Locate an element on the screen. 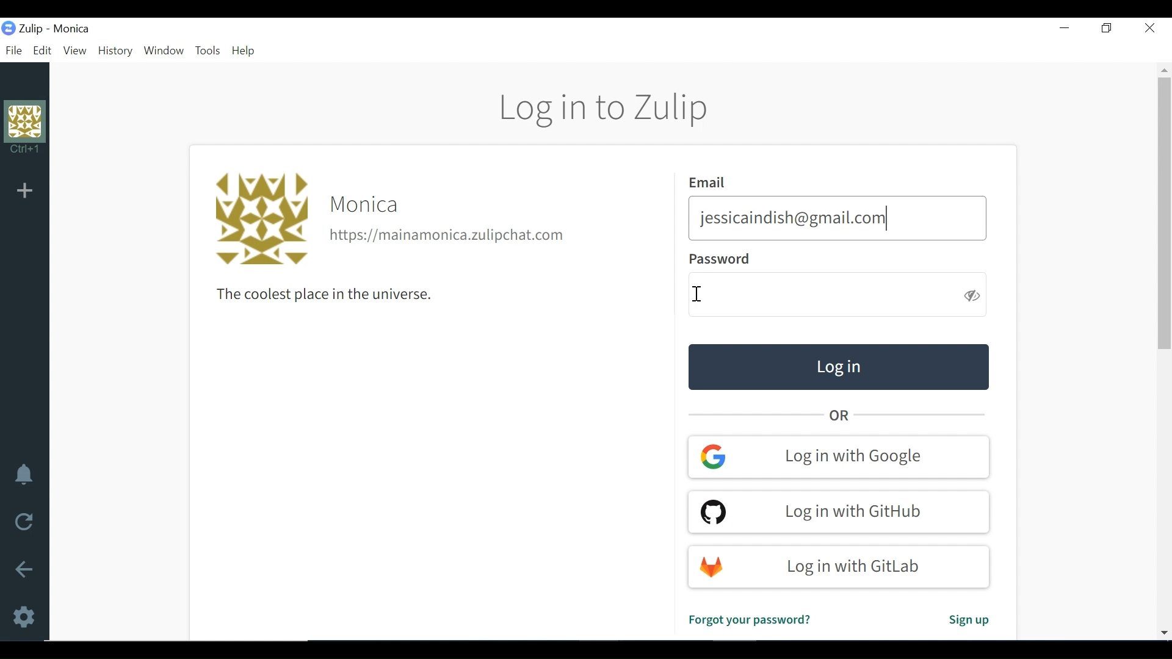 This screenshot has width=1172, height=659. Log in with Gitlab is located at coordinates (841, 567).